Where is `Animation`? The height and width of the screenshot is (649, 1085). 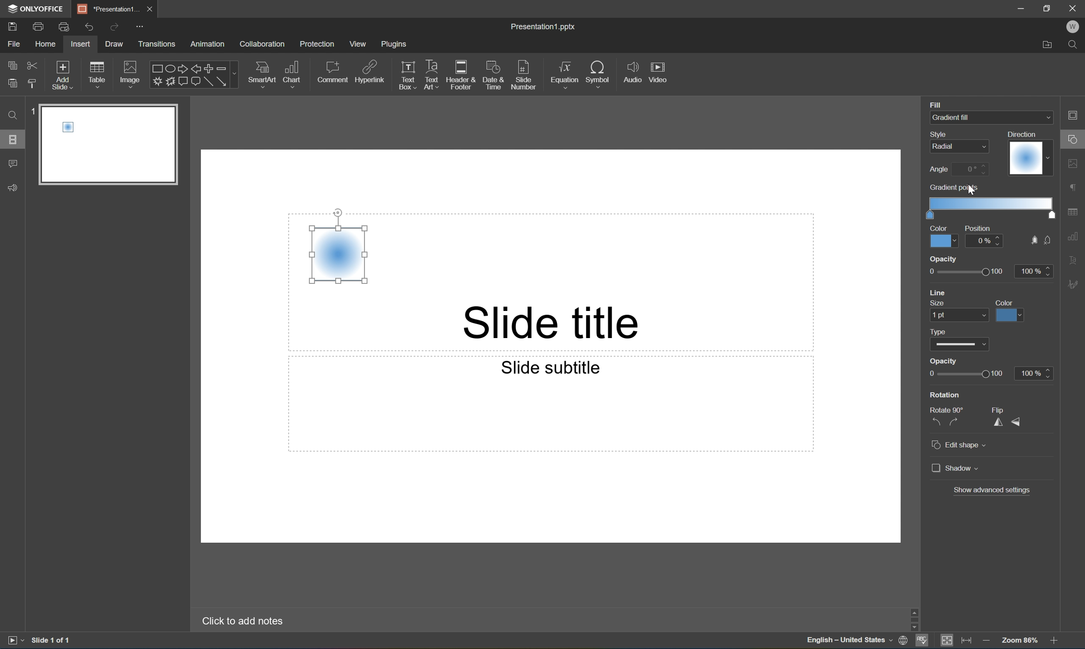 Animation is located at coordinates (207, 45).